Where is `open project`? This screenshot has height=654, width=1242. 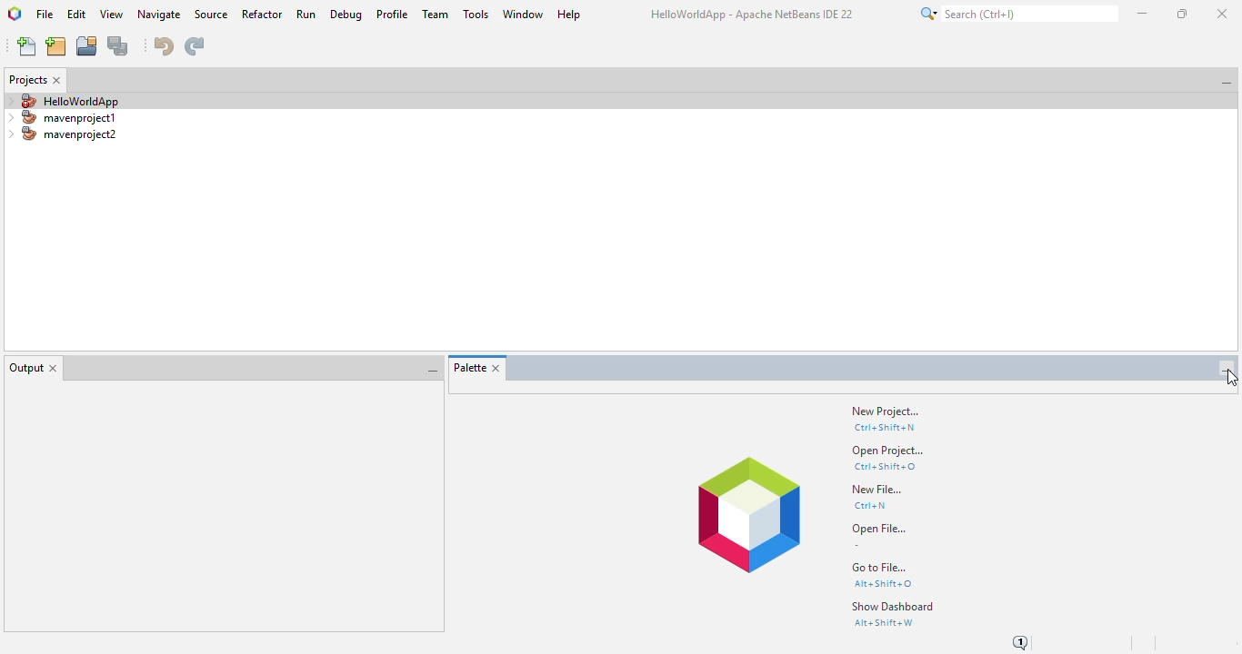 open project is located at coordinates (87, 45).